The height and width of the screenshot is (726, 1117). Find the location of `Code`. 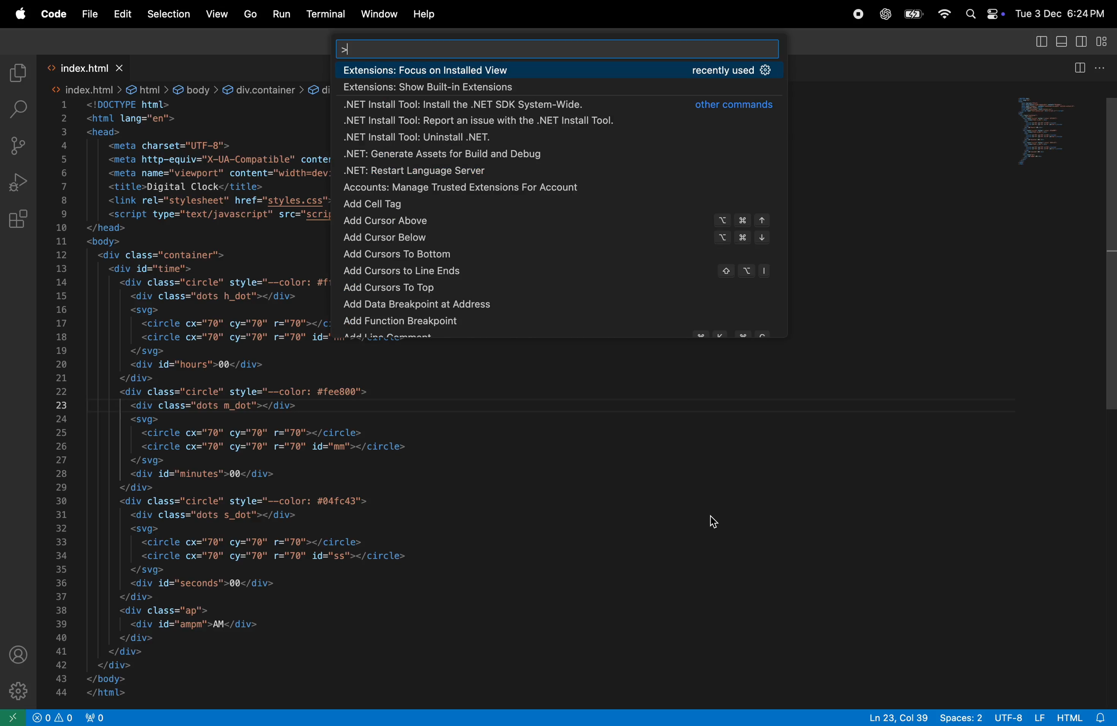

Code is located at coordinates (53, 13).